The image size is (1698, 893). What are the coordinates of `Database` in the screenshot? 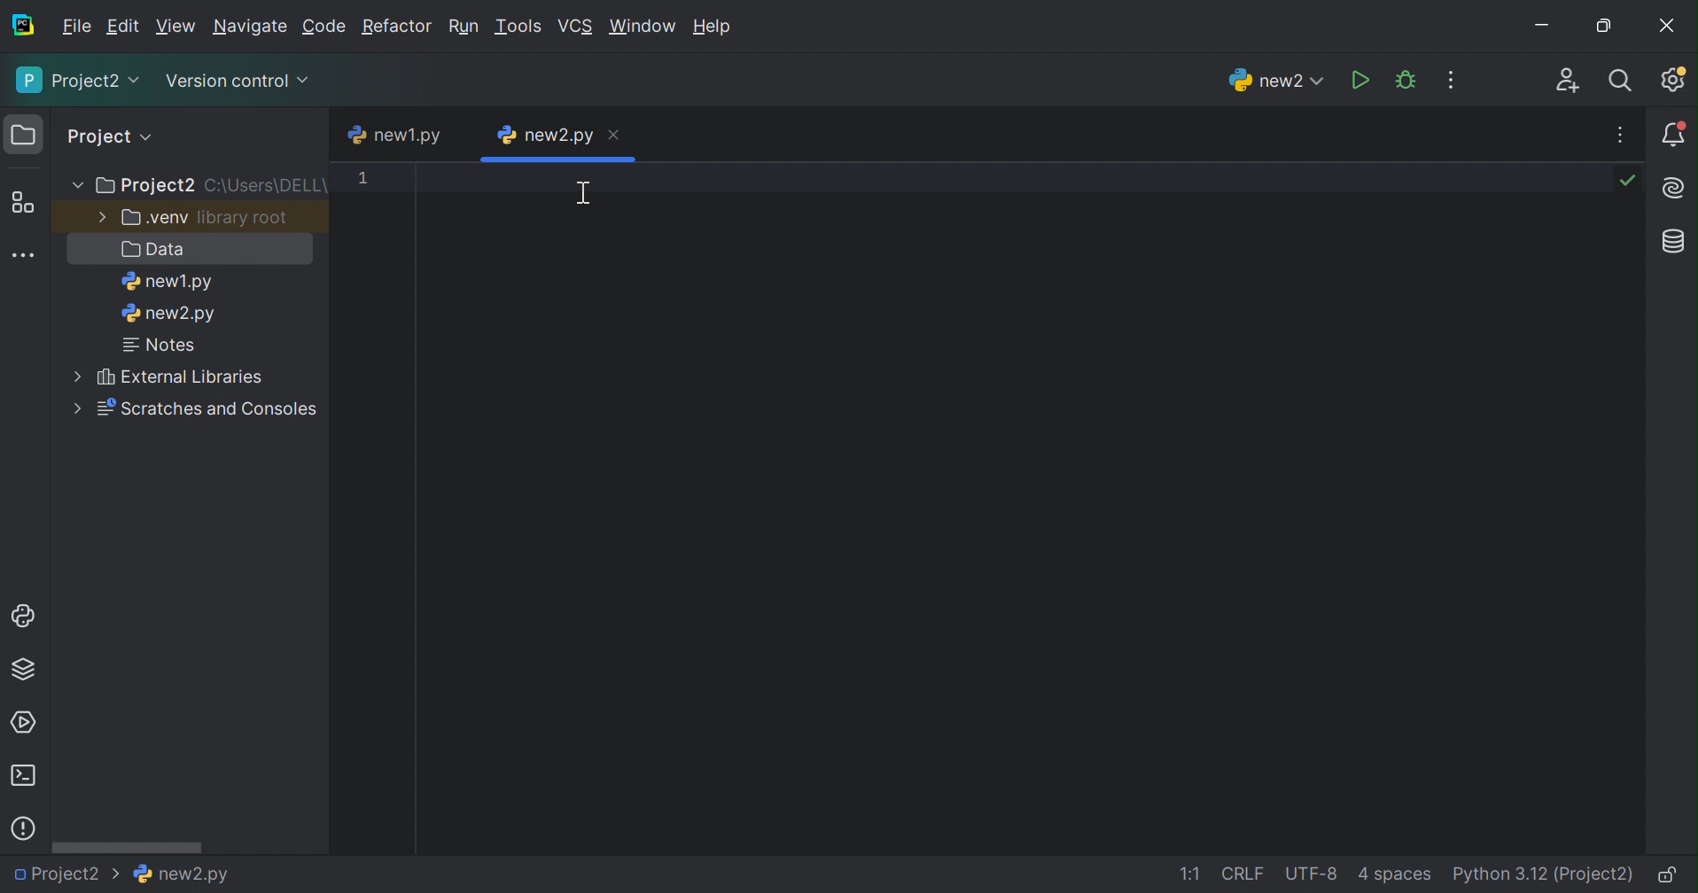 It's located at (1677, 243).